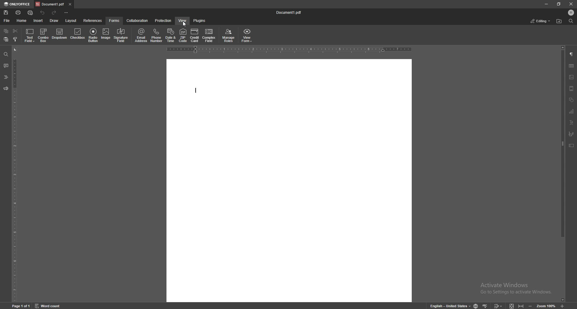 Image resolution: width=577 pixels, height=309 pixels. What do you see at coordinates (571, 122) in the screenshot?
I see `text art` at bounding box center [571, 122].